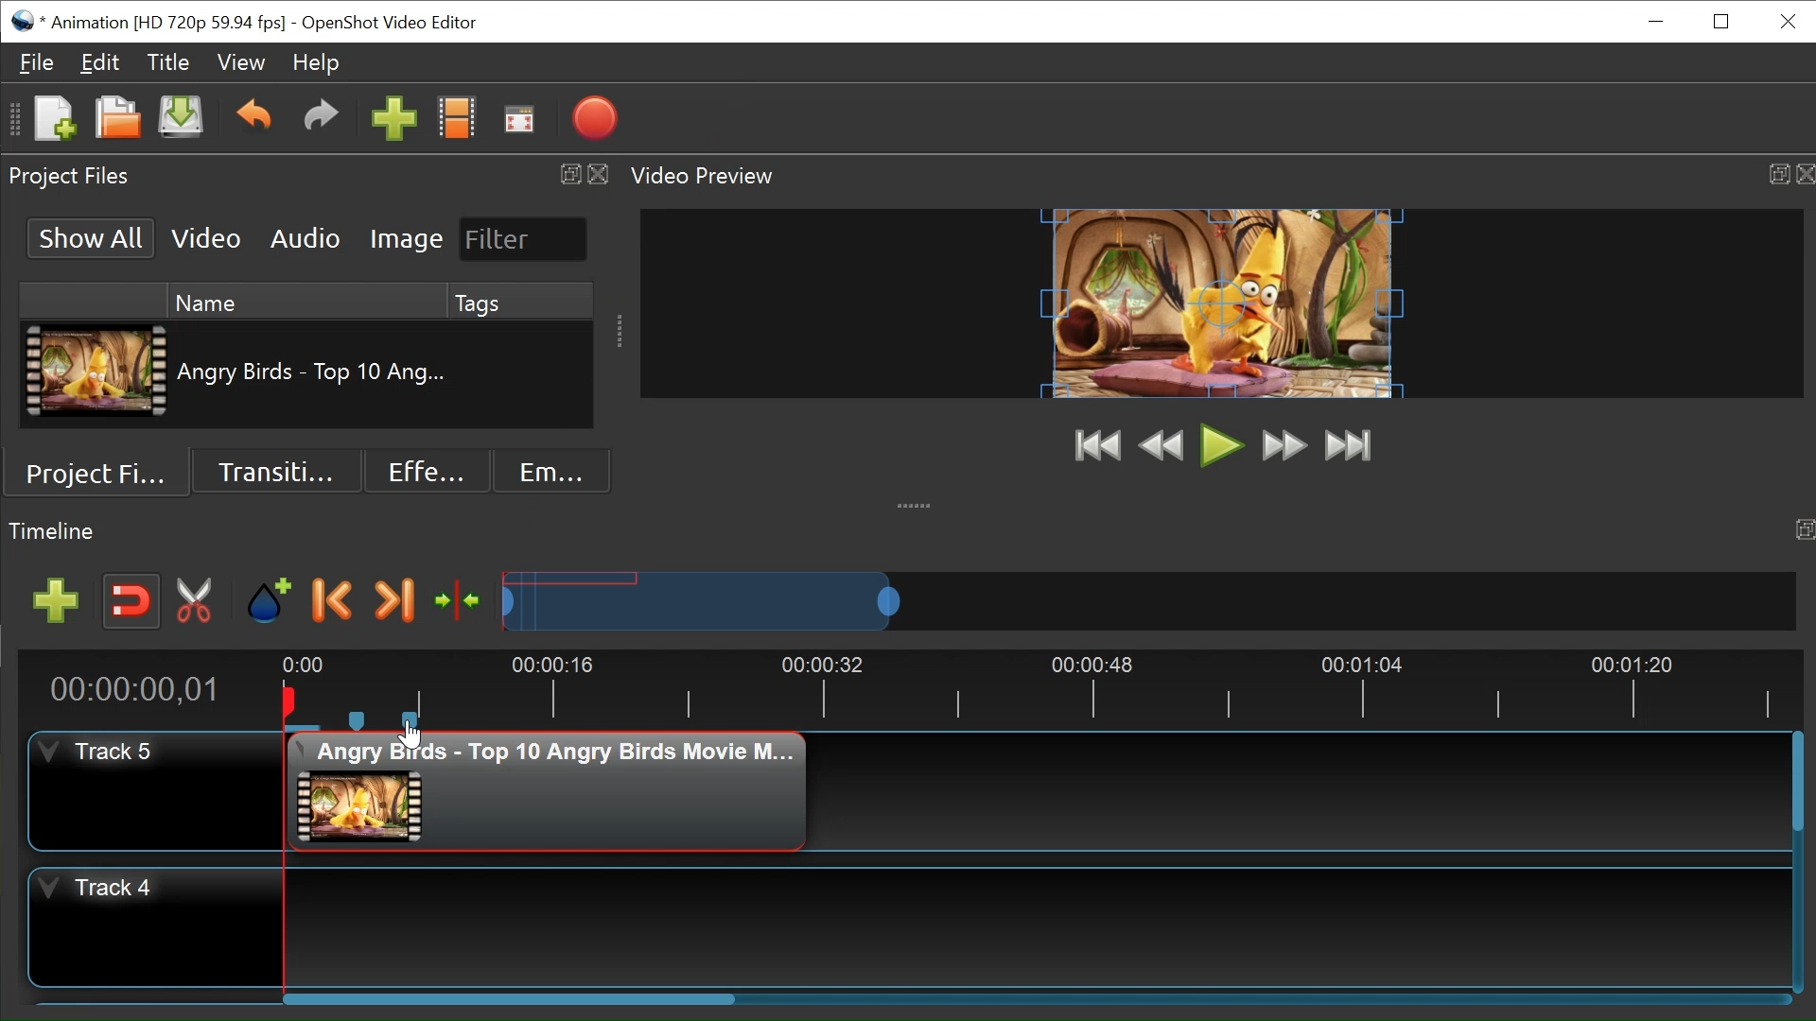 The width and height of the screenshot is (1816, 1021). I want to click on Redo, so click(321, 123).